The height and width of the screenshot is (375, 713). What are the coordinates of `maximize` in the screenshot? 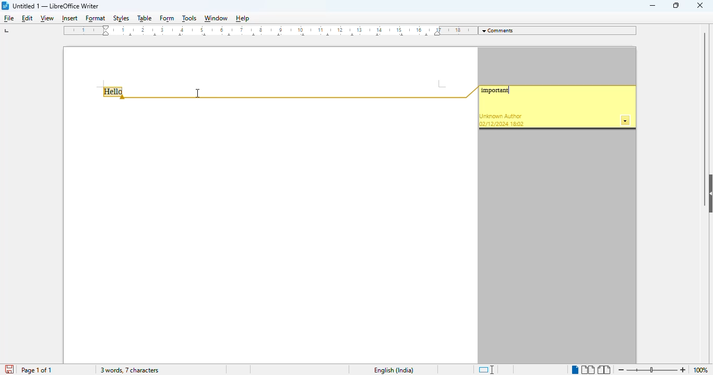 It's located at (676, 5).